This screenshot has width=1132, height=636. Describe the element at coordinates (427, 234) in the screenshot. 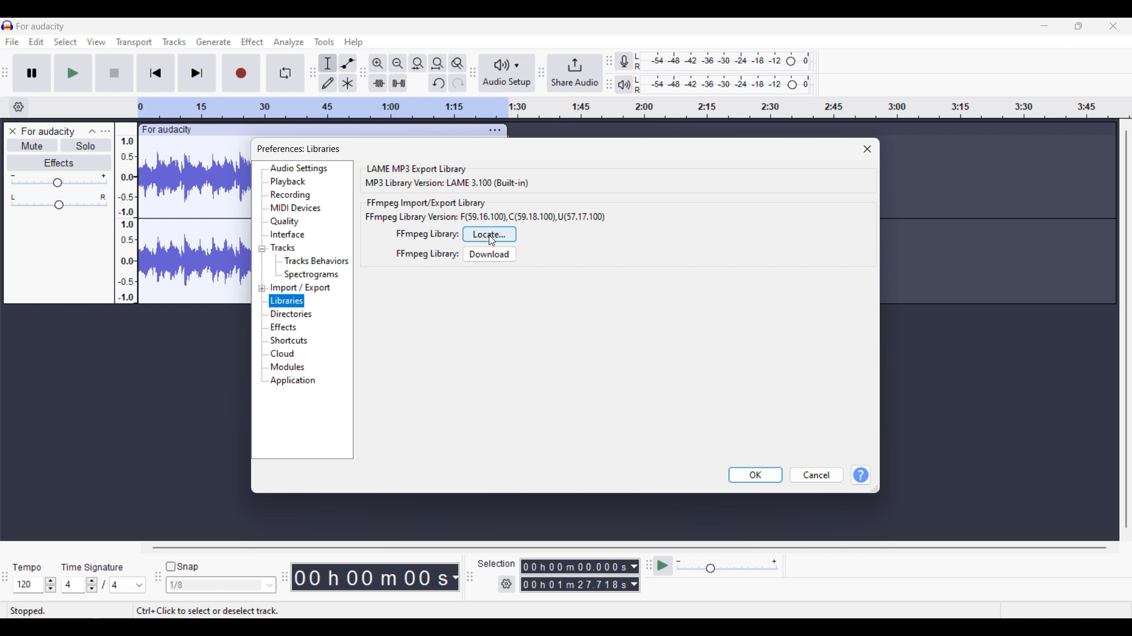

I see `FFmpeg library` at that location.